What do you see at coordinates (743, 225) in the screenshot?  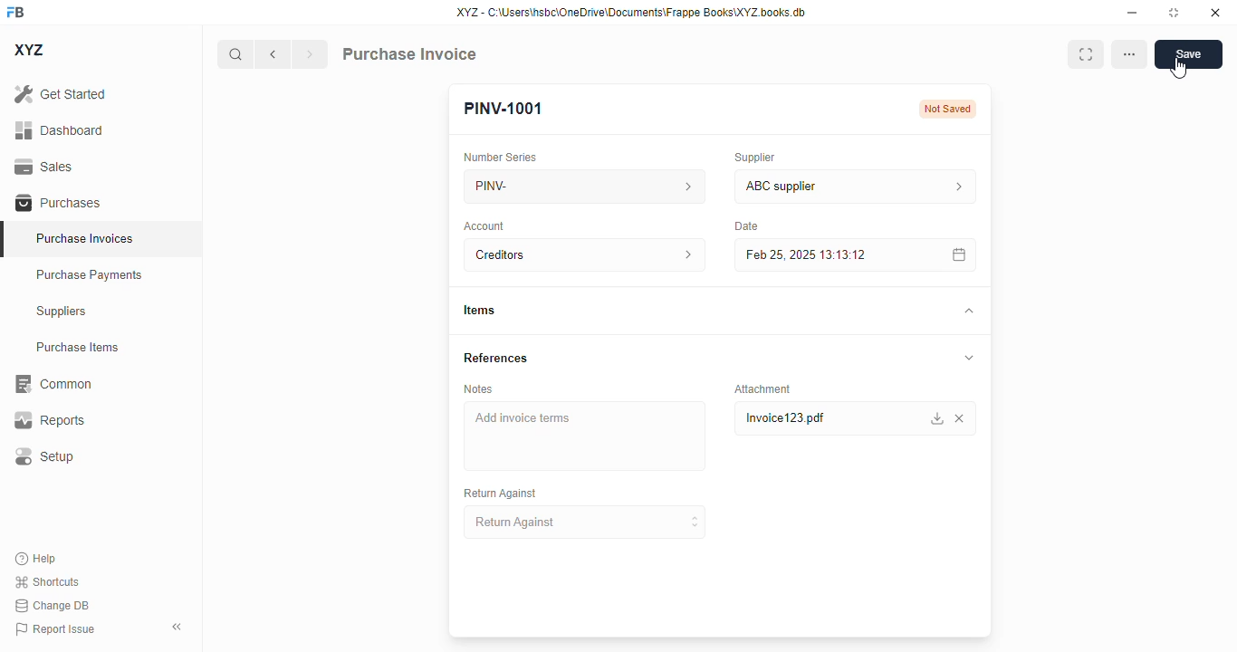 I see `date` at bounding box center [743, 225].